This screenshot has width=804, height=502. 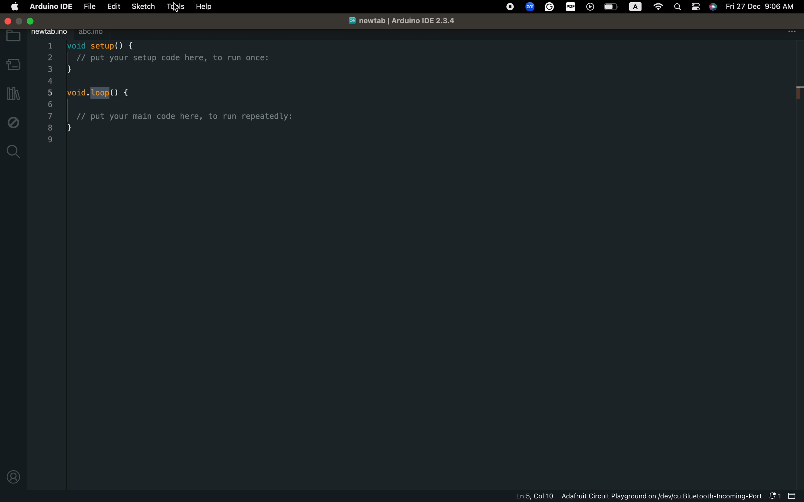 What do you see at coordinates (20, 21) in the screenshot?
I see `Maximize` at bounding box center [20, 21].